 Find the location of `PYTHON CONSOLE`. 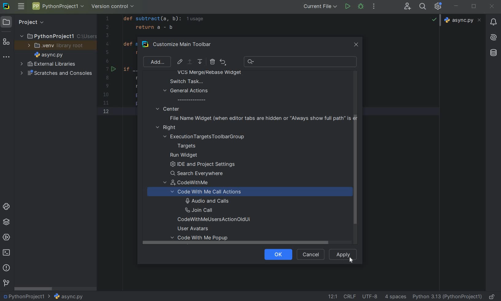

PYTHON CONSOLE is located at coordinates (7, 208).